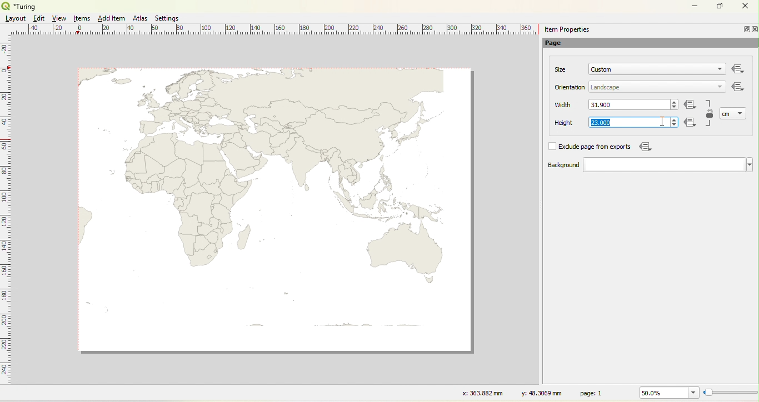  What do you see at coordinates (605, 104) in the screenshot?
I see `31.900` at bounding box center [605, 104].